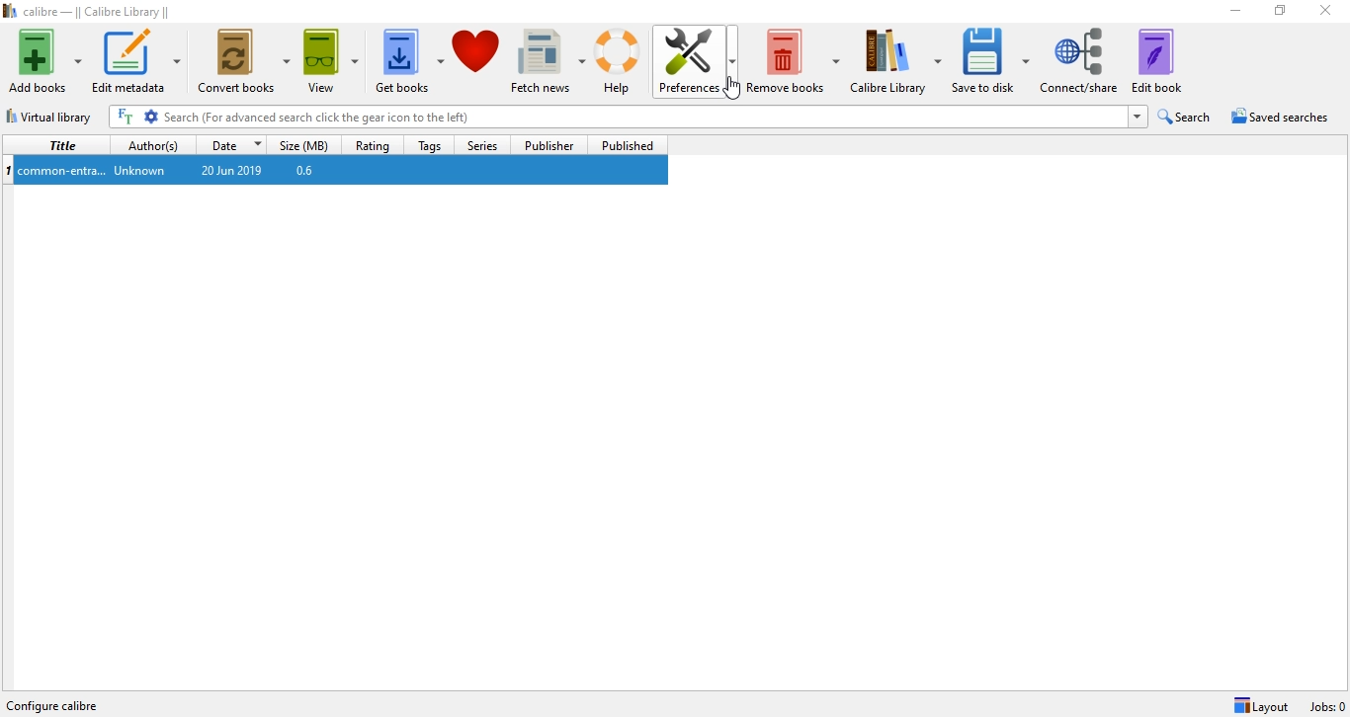  What do you see at coordinates (334, 171) in the screenshot?
I see `one book entry` at bounding box center [334, 171].